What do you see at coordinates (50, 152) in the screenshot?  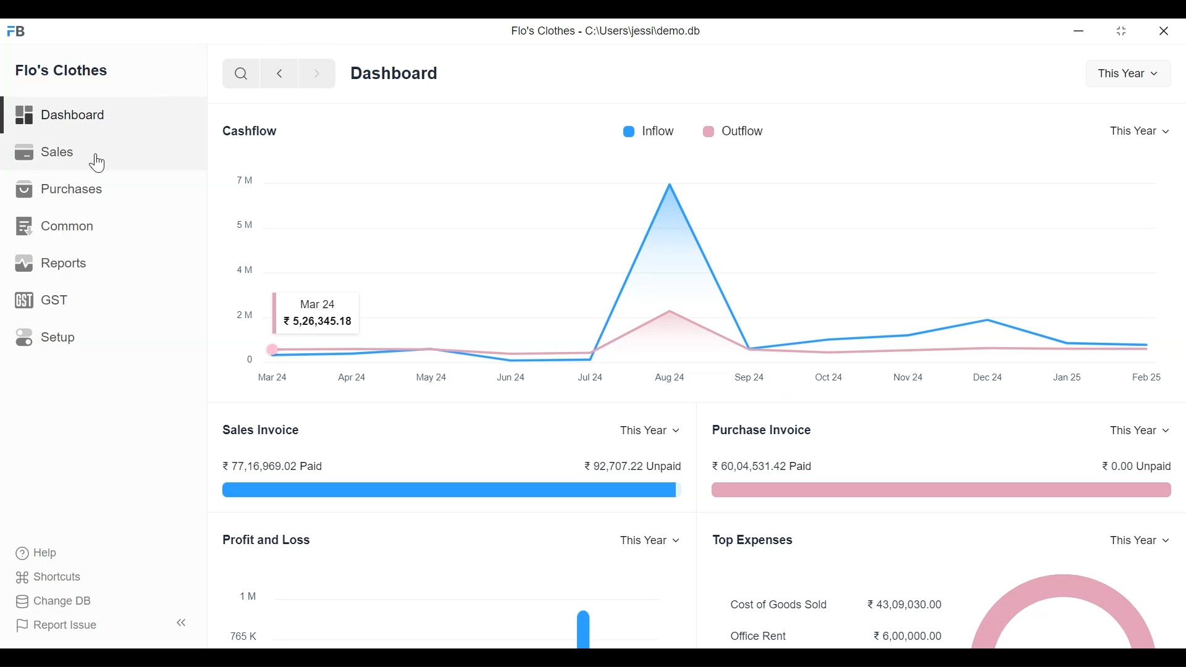 I see `Sales` at bounding box center [50, 152].